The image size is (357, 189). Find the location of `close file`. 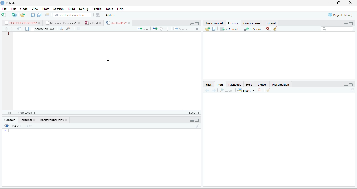

close file is located at coordinates (261, 90).